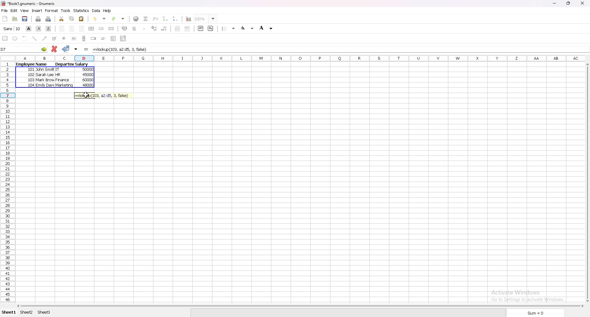  I want to click on minimize, so click(555, 3).